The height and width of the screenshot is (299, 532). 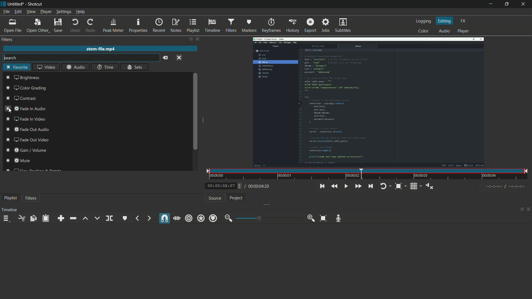 What do you see at coordinates (200, 219) in the screenshot?
I see `ripple all tracks` at bounding box center [200, 219].